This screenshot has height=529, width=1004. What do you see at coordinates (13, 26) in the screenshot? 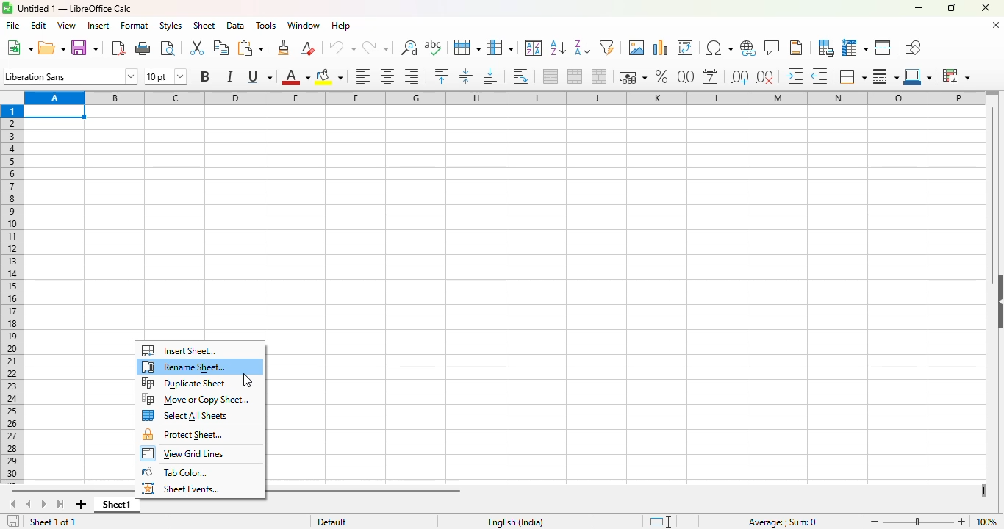
I see `file` at bounding box center [13, 26].